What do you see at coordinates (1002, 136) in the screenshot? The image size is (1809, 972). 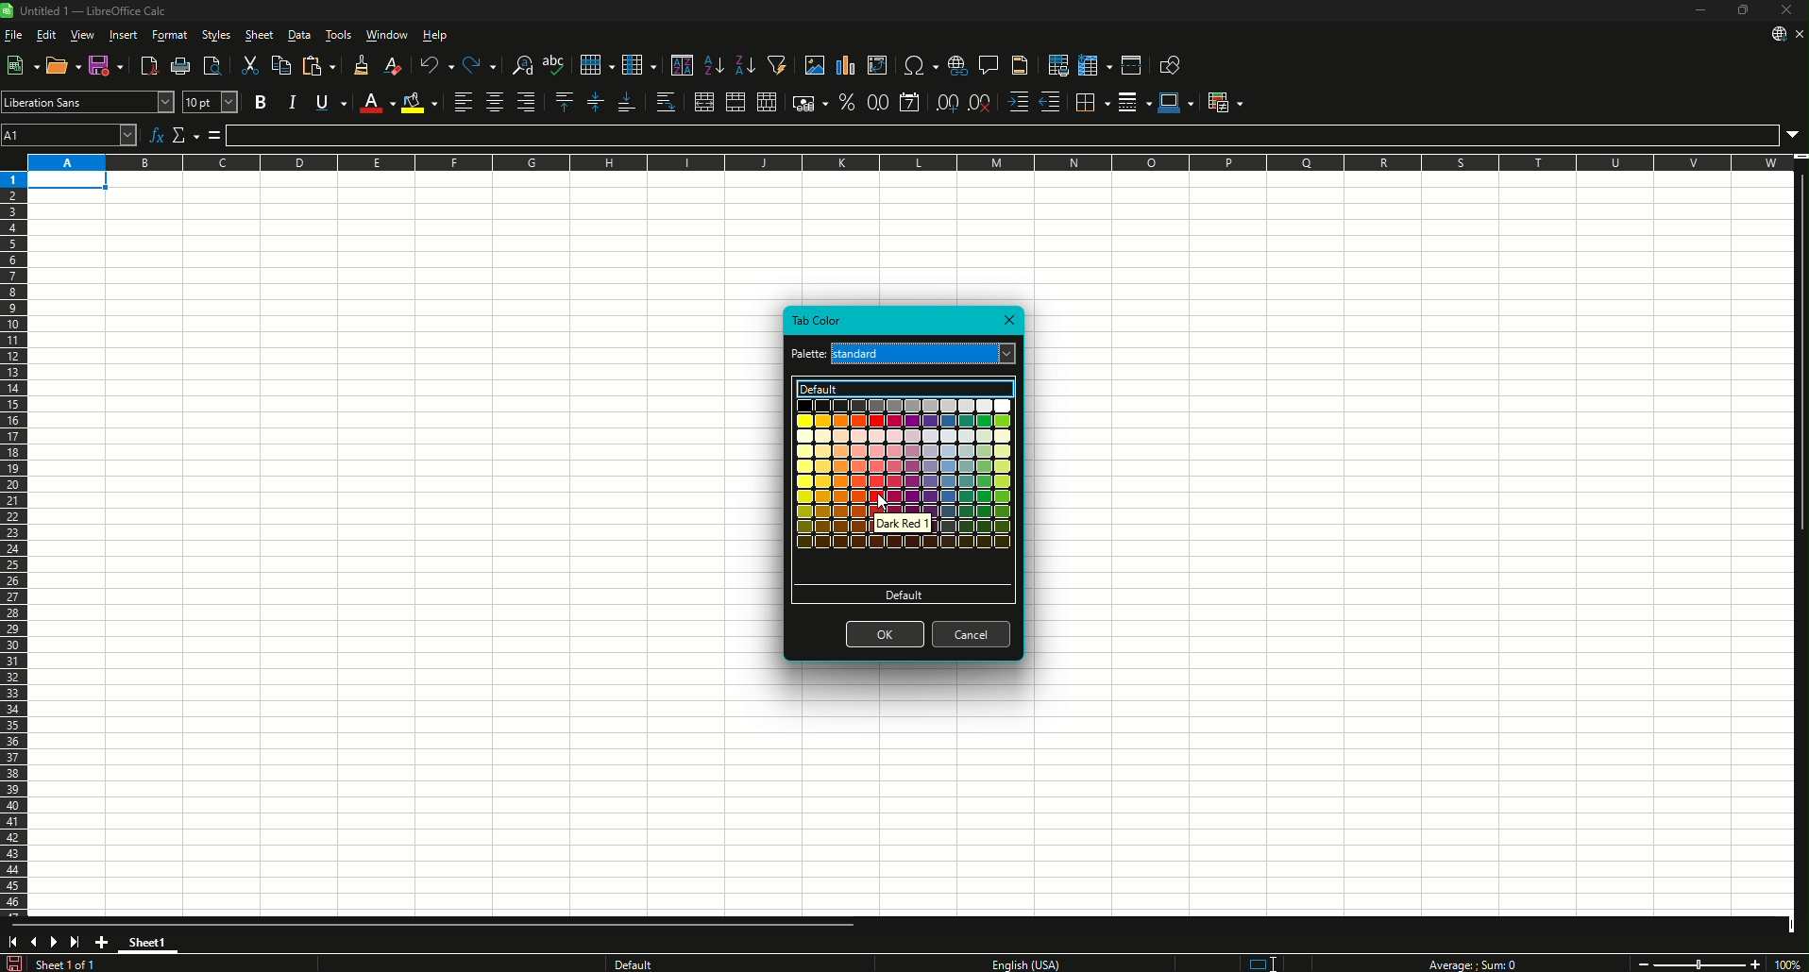 I see `Formula` at bounding box center [1002, 136].